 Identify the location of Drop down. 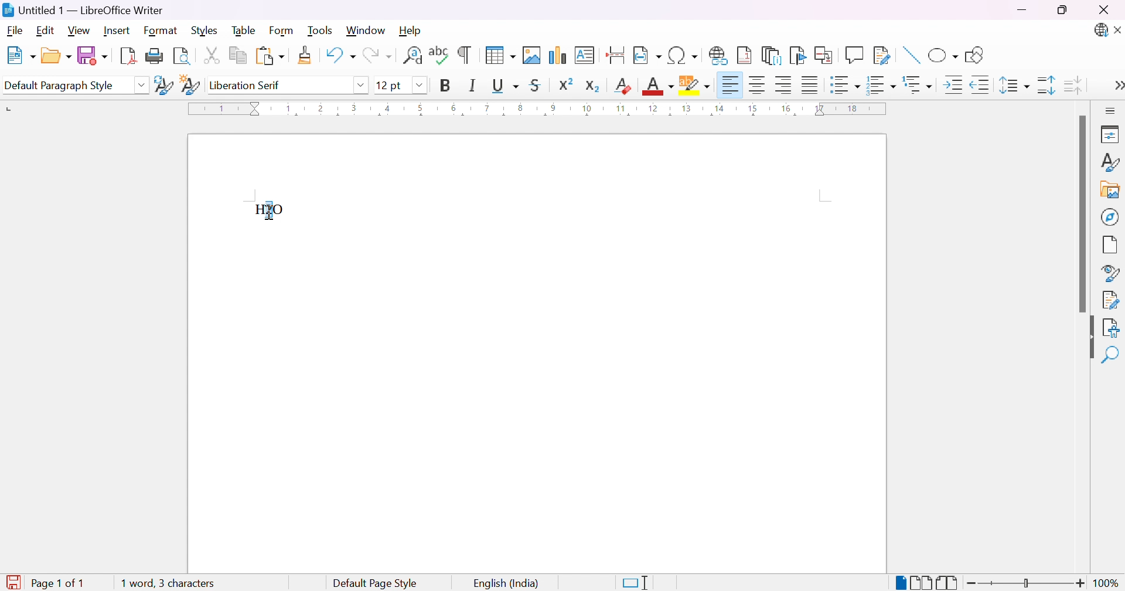
(361, 84).